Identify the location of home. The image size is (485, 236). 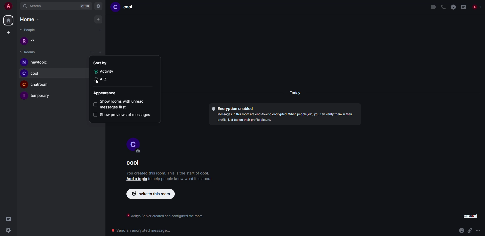
(30, 20).